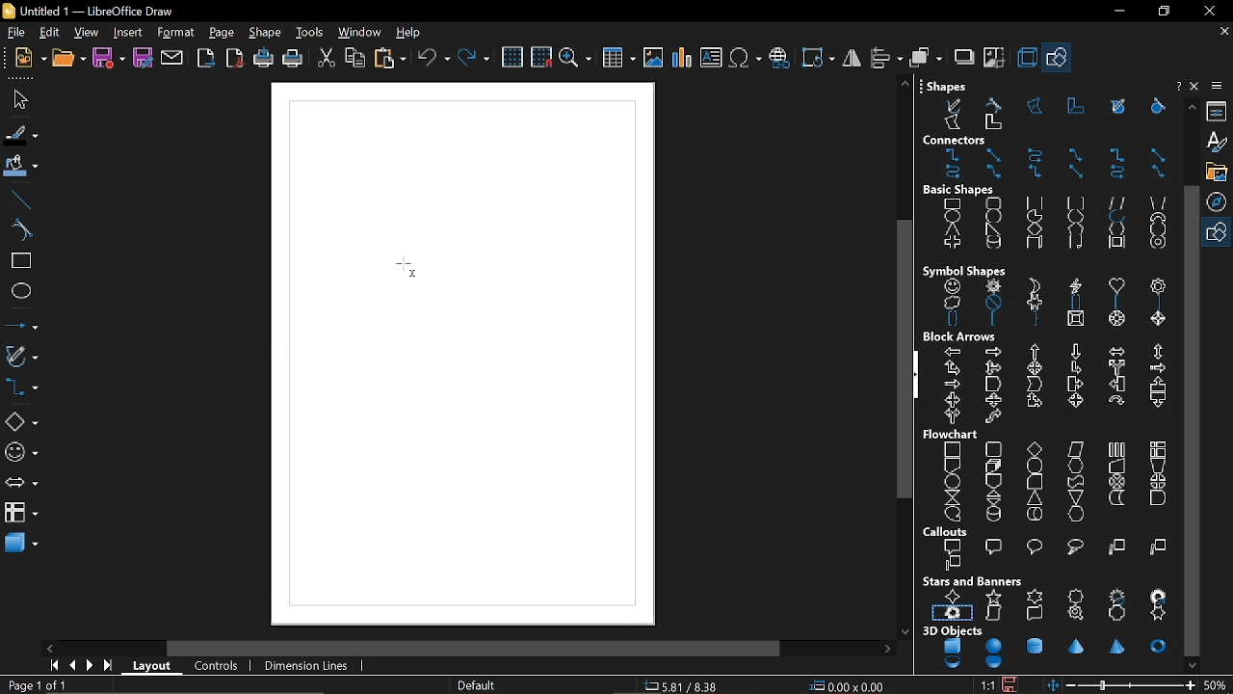  What do you see at coordinates (514, 58) in the screenshot?
I see `grid` at bounding box center [514, 58].